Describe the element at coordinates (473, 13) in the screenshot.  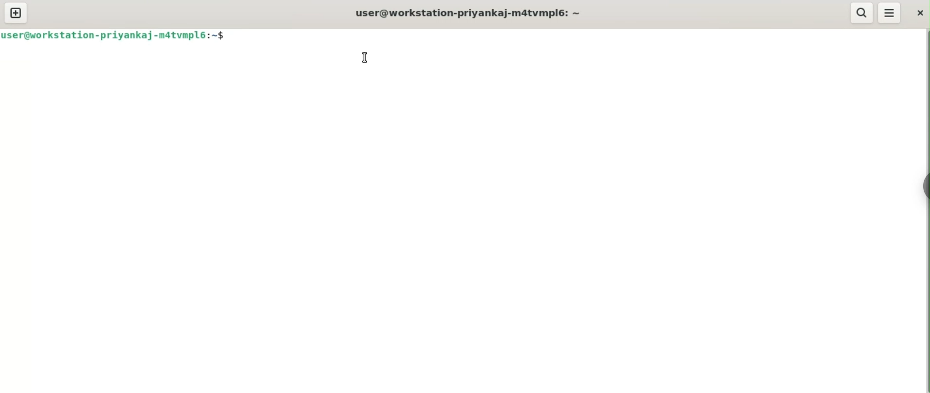
I see `user@workstation-priyankaj-m4tvmpl6: ~` at that location.